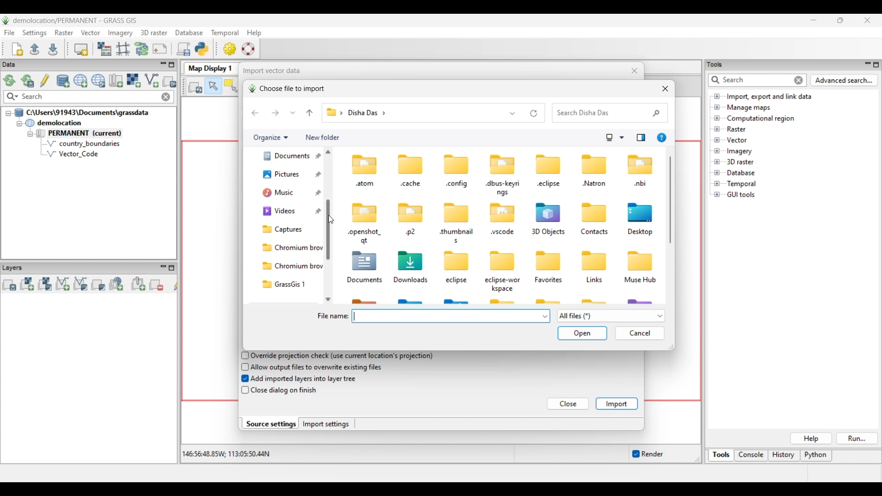 Image resolution: width=882 pixels, height=496 pixels. I want to click on Add various overlays, so click(98, 285).